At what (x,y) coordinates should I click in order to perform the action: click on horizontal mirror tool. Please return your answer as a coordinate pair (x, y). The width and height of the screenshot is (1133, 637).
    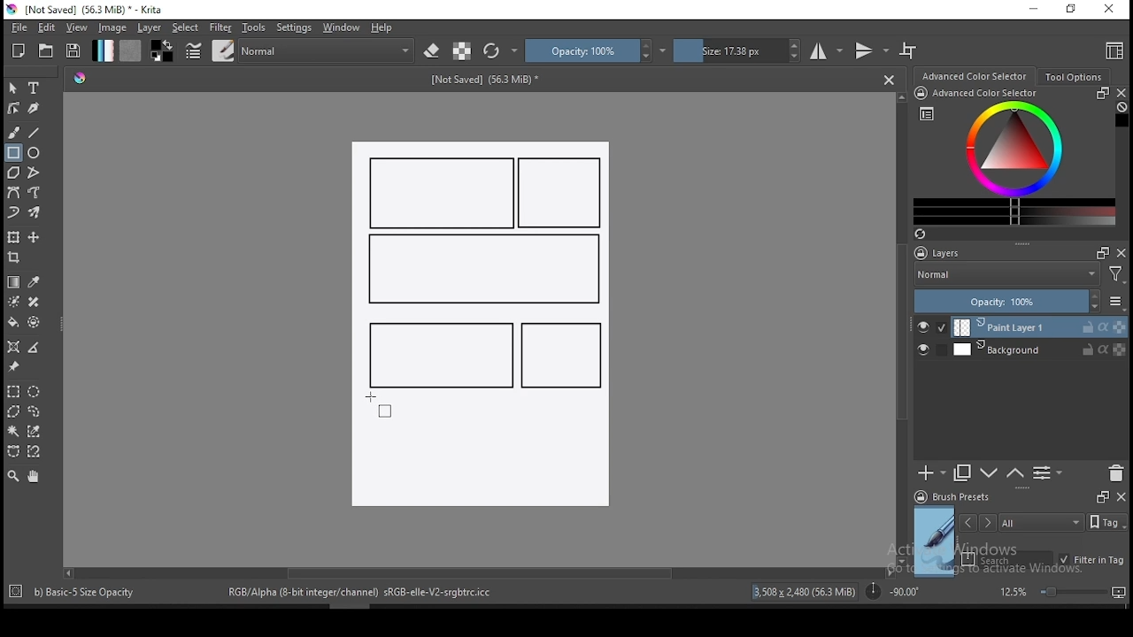
    Looking at the image, I should click on (827, 50).